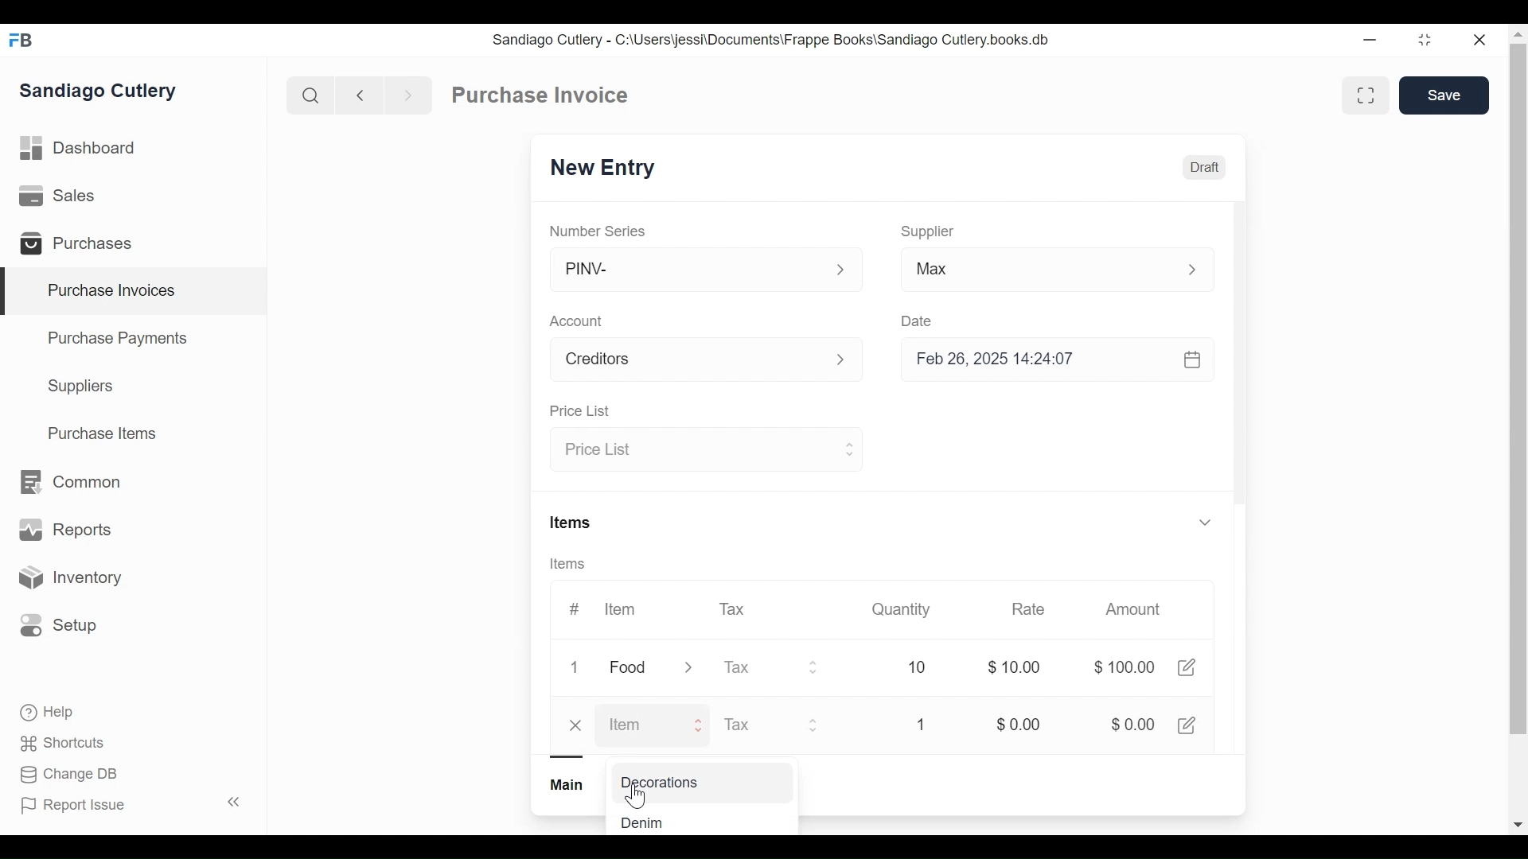 The image size is (1528, 859). What do you see at coordinates (1029, 609) in the screenshot?
I see `Rate` at bounding box center [1029, 609].